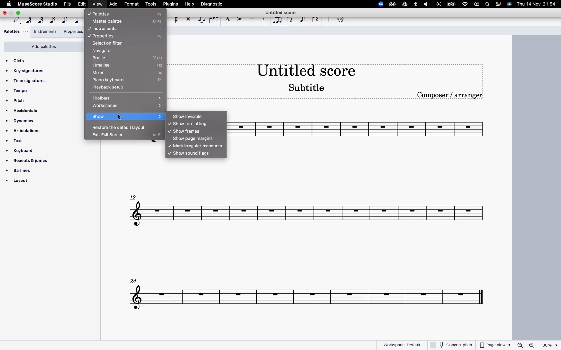 The height and width of the screenshot is (350, 561). Describe the element at coordinates (161, 81) in the screenshot. I see `P` at that location.